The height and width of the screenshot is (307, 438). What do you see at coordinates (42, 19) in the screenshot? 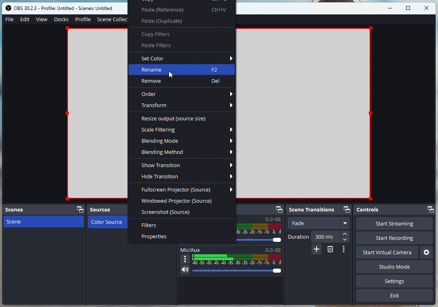
I see `View` at bounding box center [42, 19].